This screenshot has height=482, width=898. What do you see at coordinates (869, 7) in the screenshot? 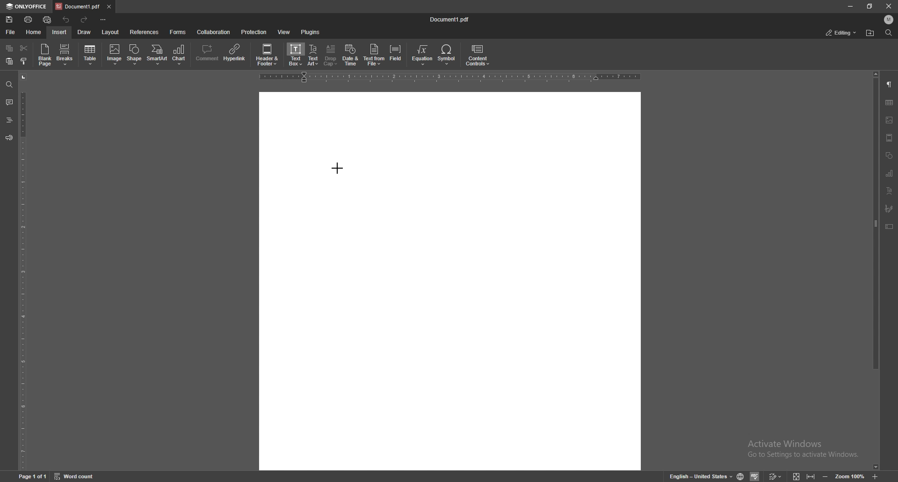
I see `resize` at bounding box center [869, 7].